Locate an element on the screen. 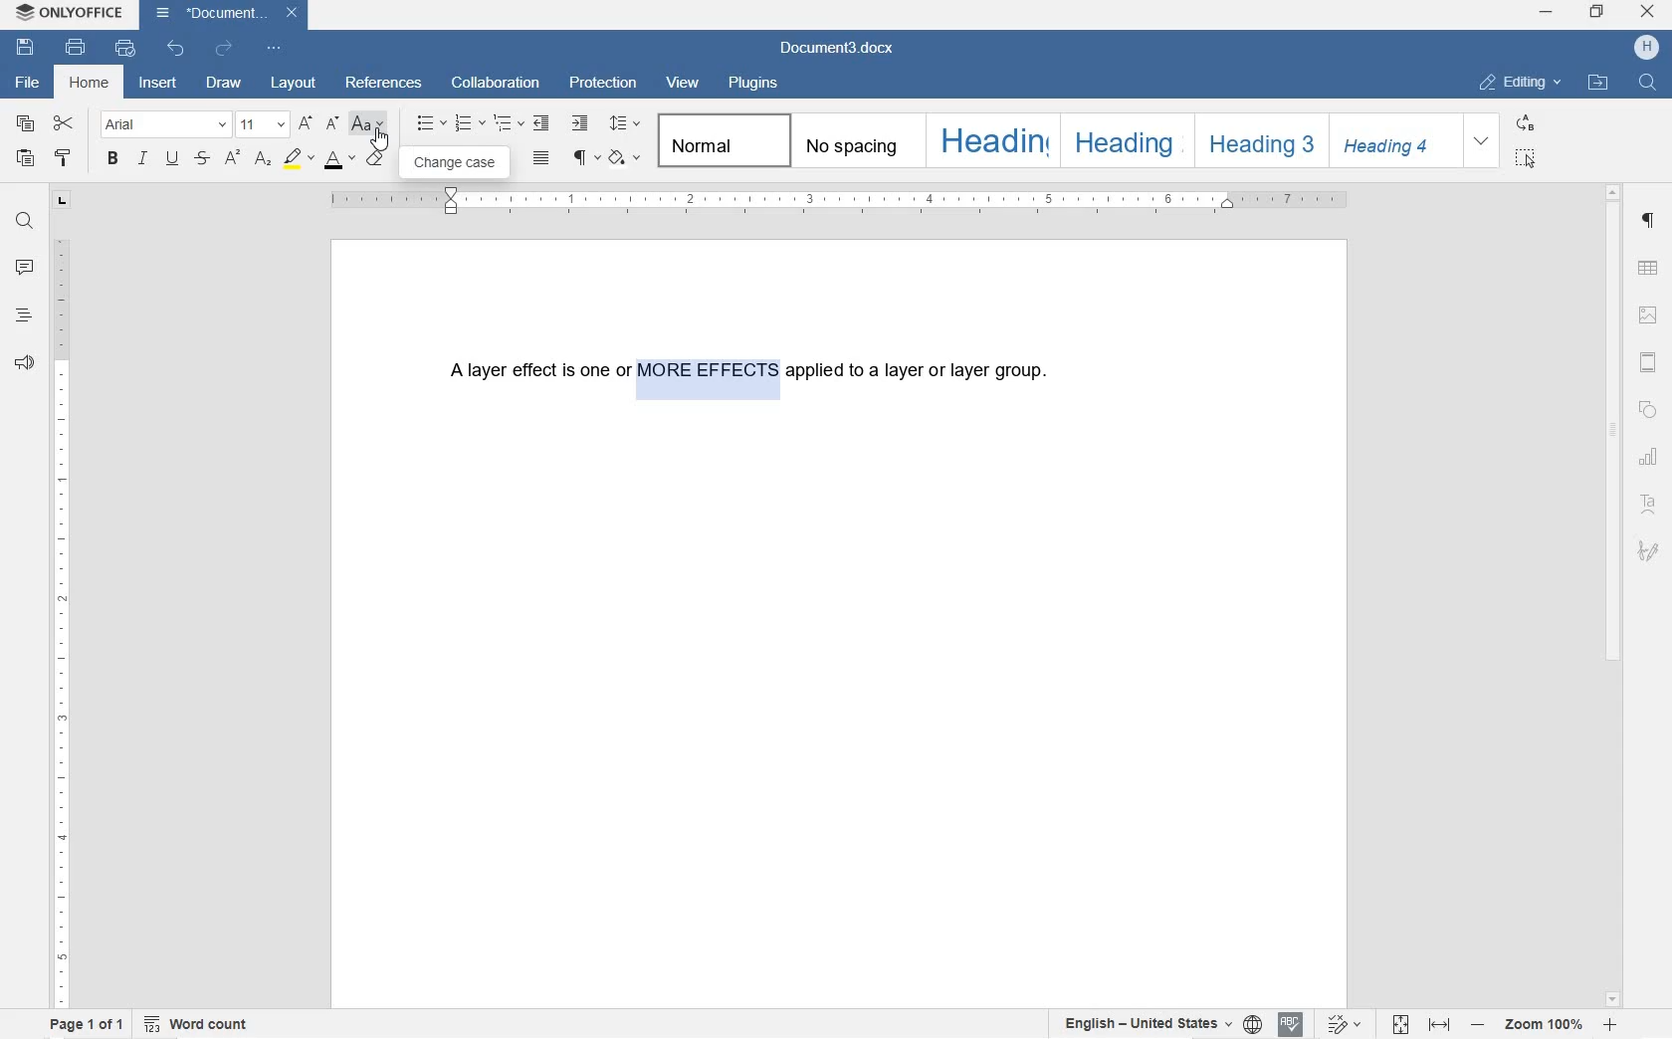 This screenshot has width=1672, height=1039. SELECT ALL is located at coordinates (1527, 158).